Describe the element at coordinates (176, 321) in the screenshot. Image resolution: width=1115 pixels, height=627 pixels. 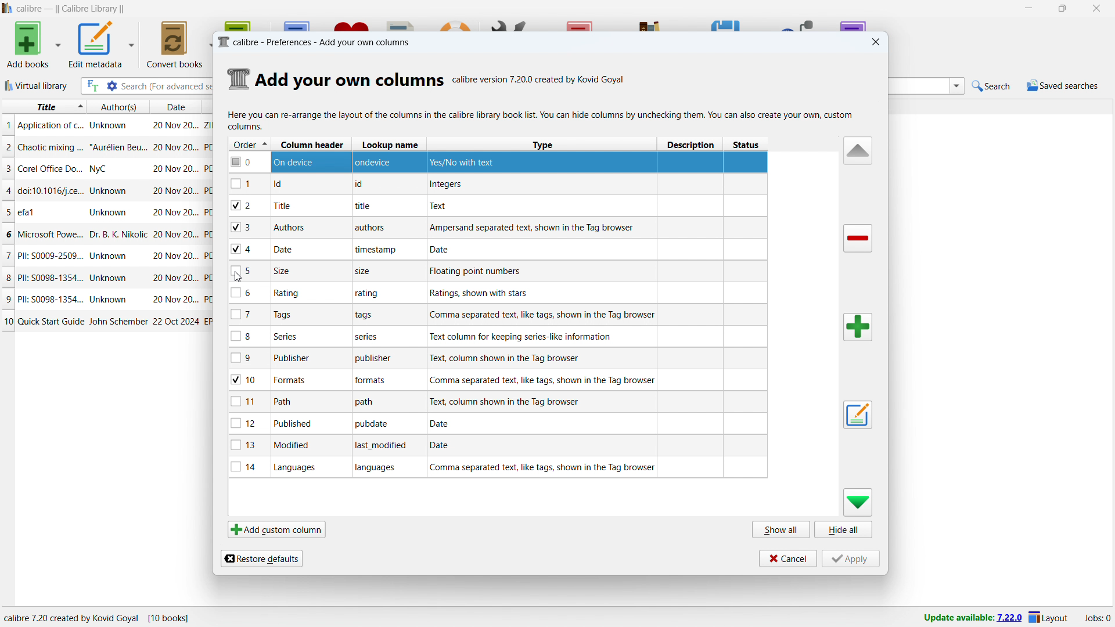
I see `date` at that location.